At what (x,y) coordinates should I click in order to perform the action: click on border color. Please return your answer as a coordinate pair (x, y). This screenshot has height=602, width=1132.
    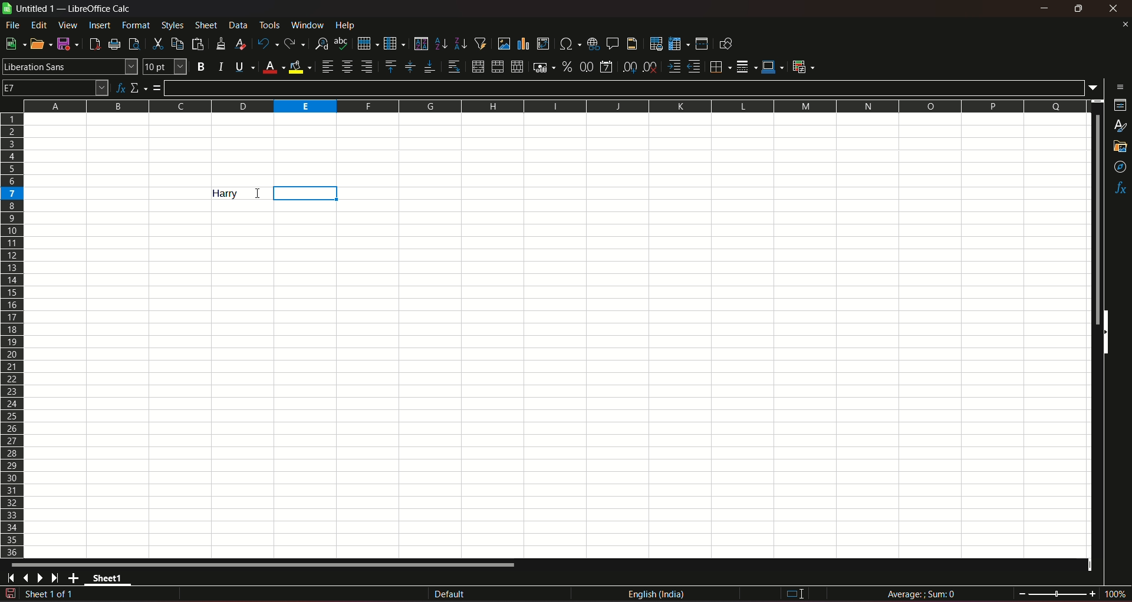
    Looking at the image, I should click on (773, 66).